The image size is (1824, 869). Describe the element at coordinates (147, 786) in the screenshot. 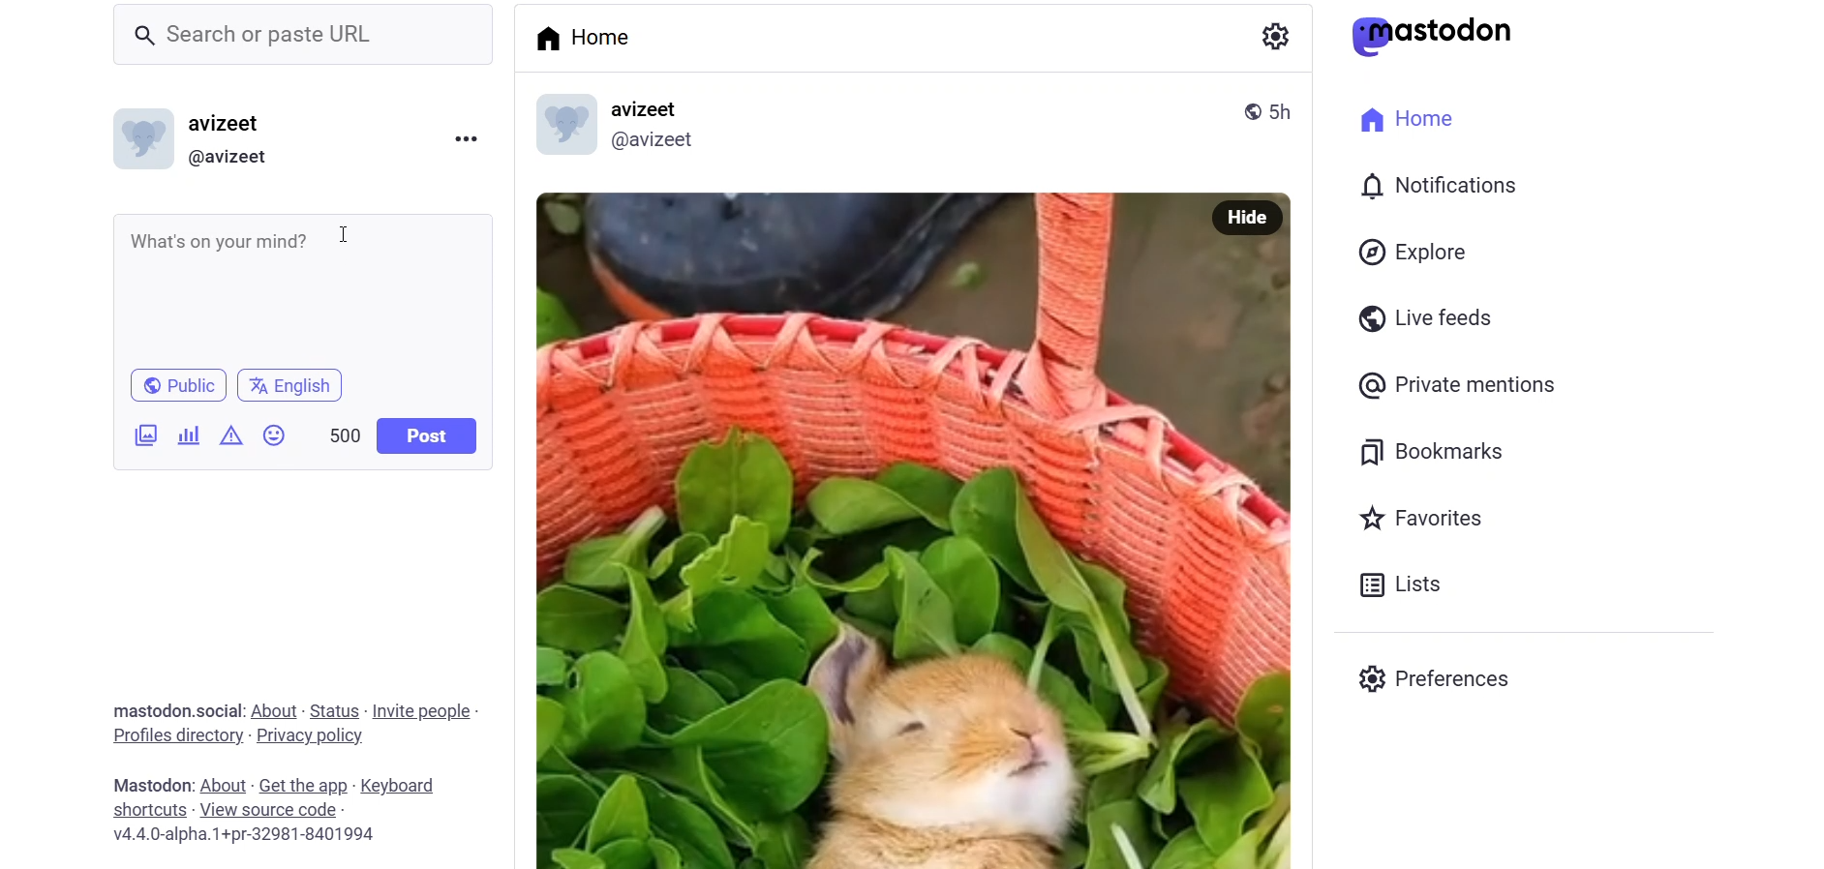

I see `text` at that location.